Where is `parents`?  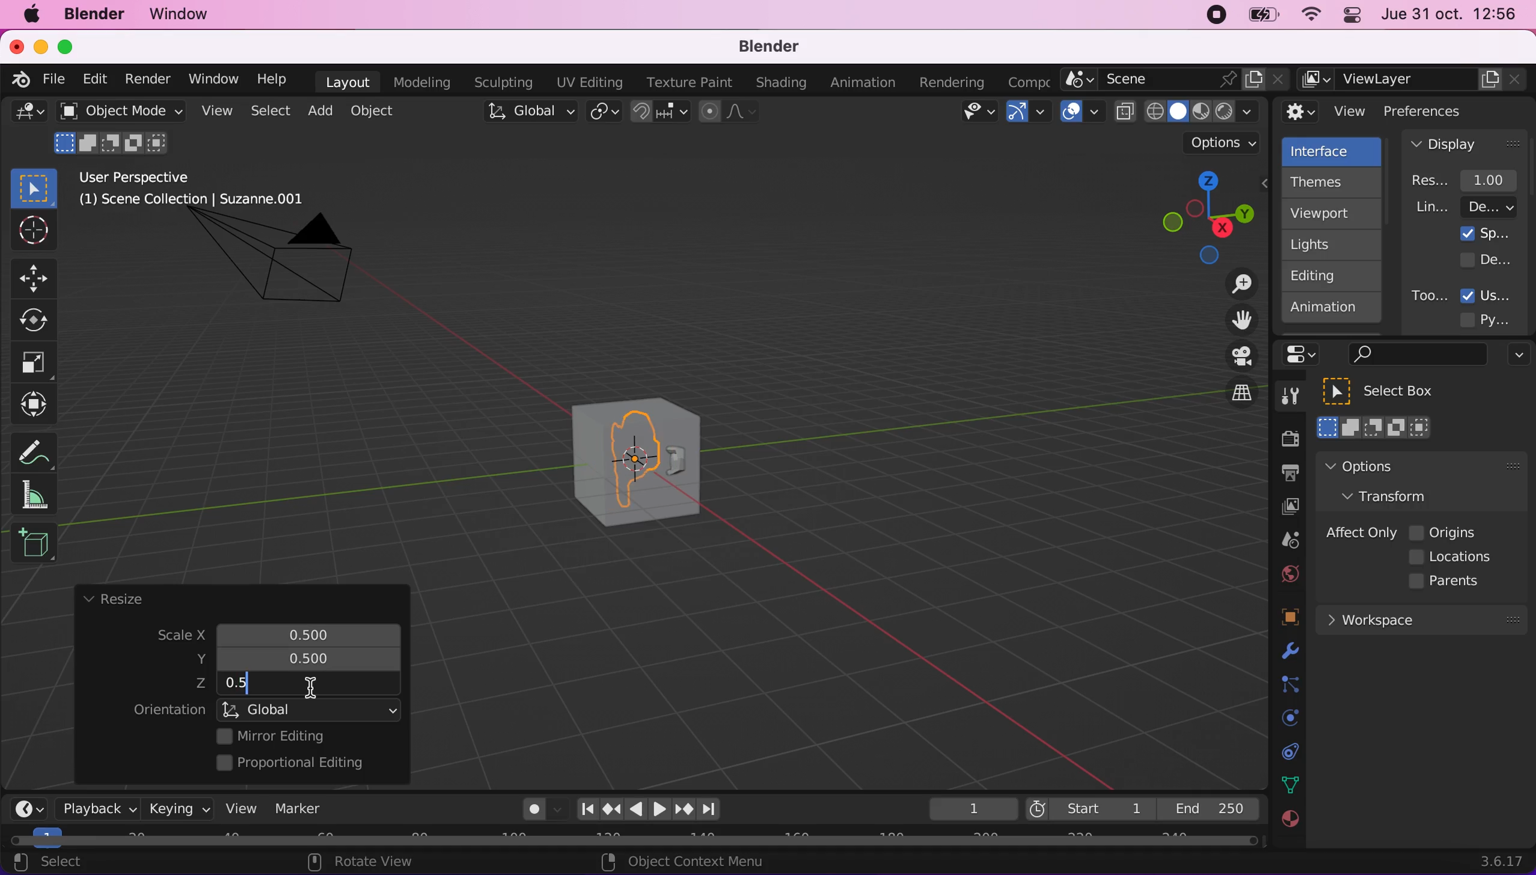 parents is located at coordinates (1450, 582).